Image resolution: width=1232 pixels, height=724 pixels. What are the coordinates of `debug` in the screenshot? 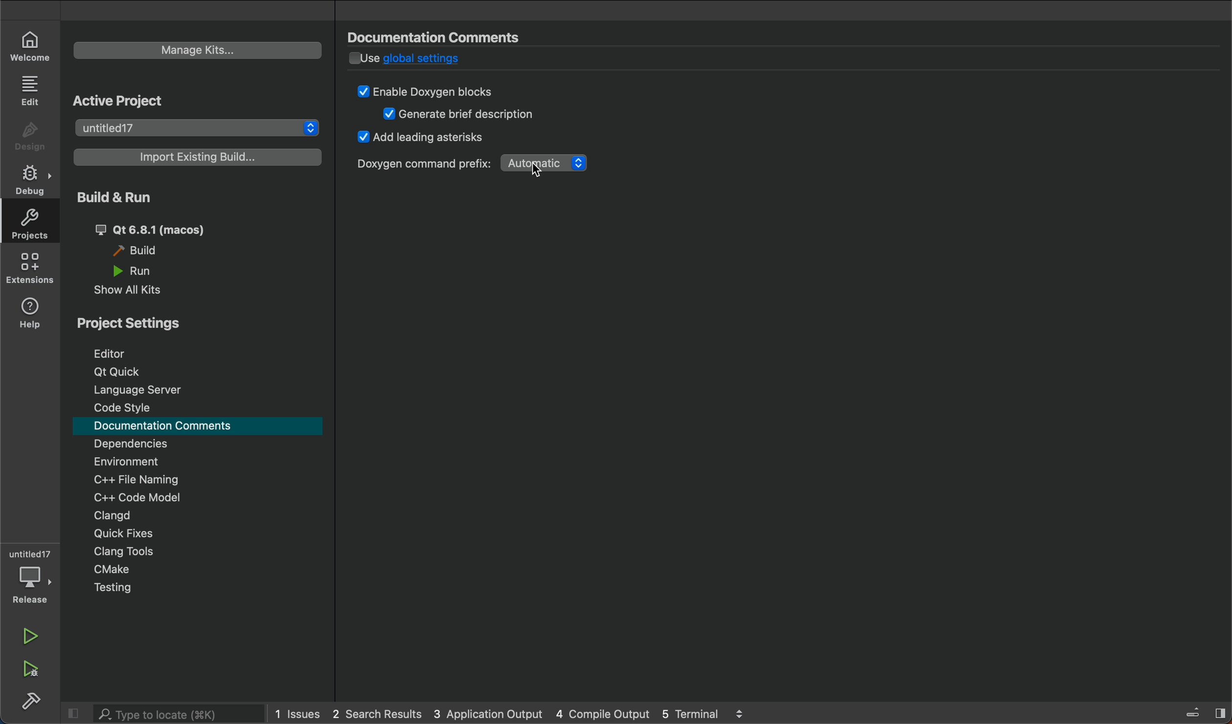 It's located at (29, 183).